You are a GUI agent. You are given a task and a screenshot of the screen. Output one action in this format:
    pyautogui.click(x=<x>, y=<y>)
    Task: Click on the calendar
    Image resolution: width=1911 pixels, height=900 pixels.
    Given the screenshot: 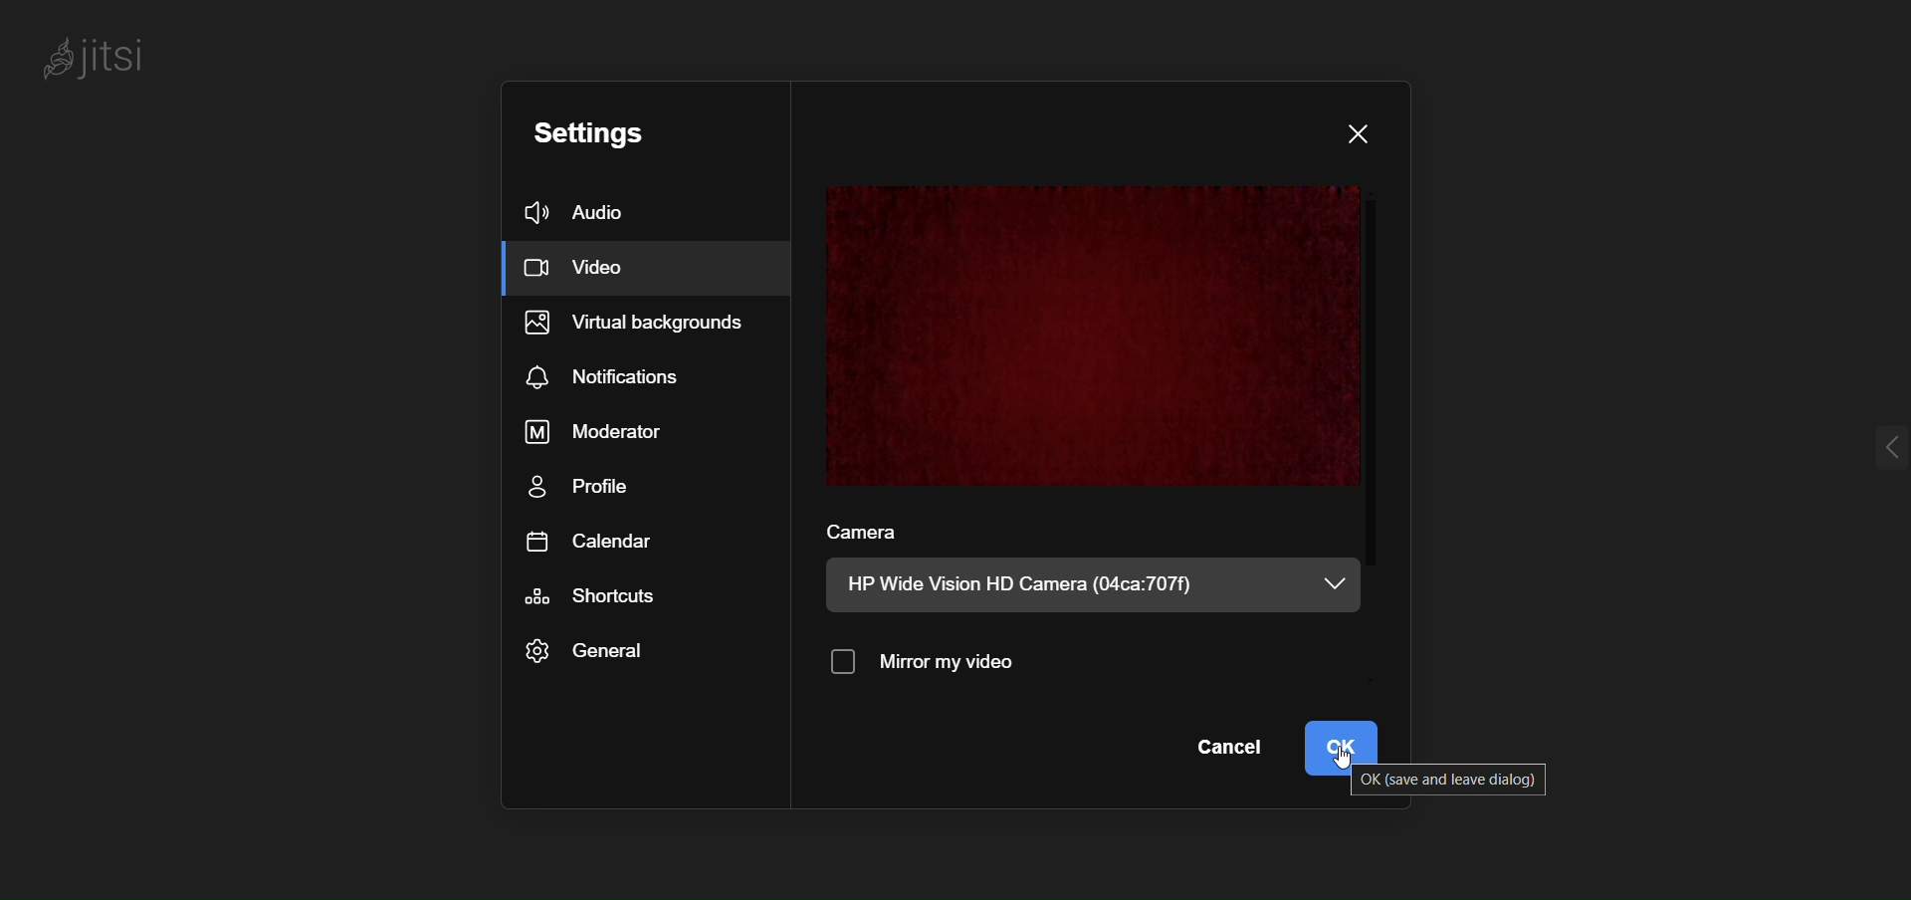 What is the action you would take?
    pyautogui.click(x=601, y=541)
    